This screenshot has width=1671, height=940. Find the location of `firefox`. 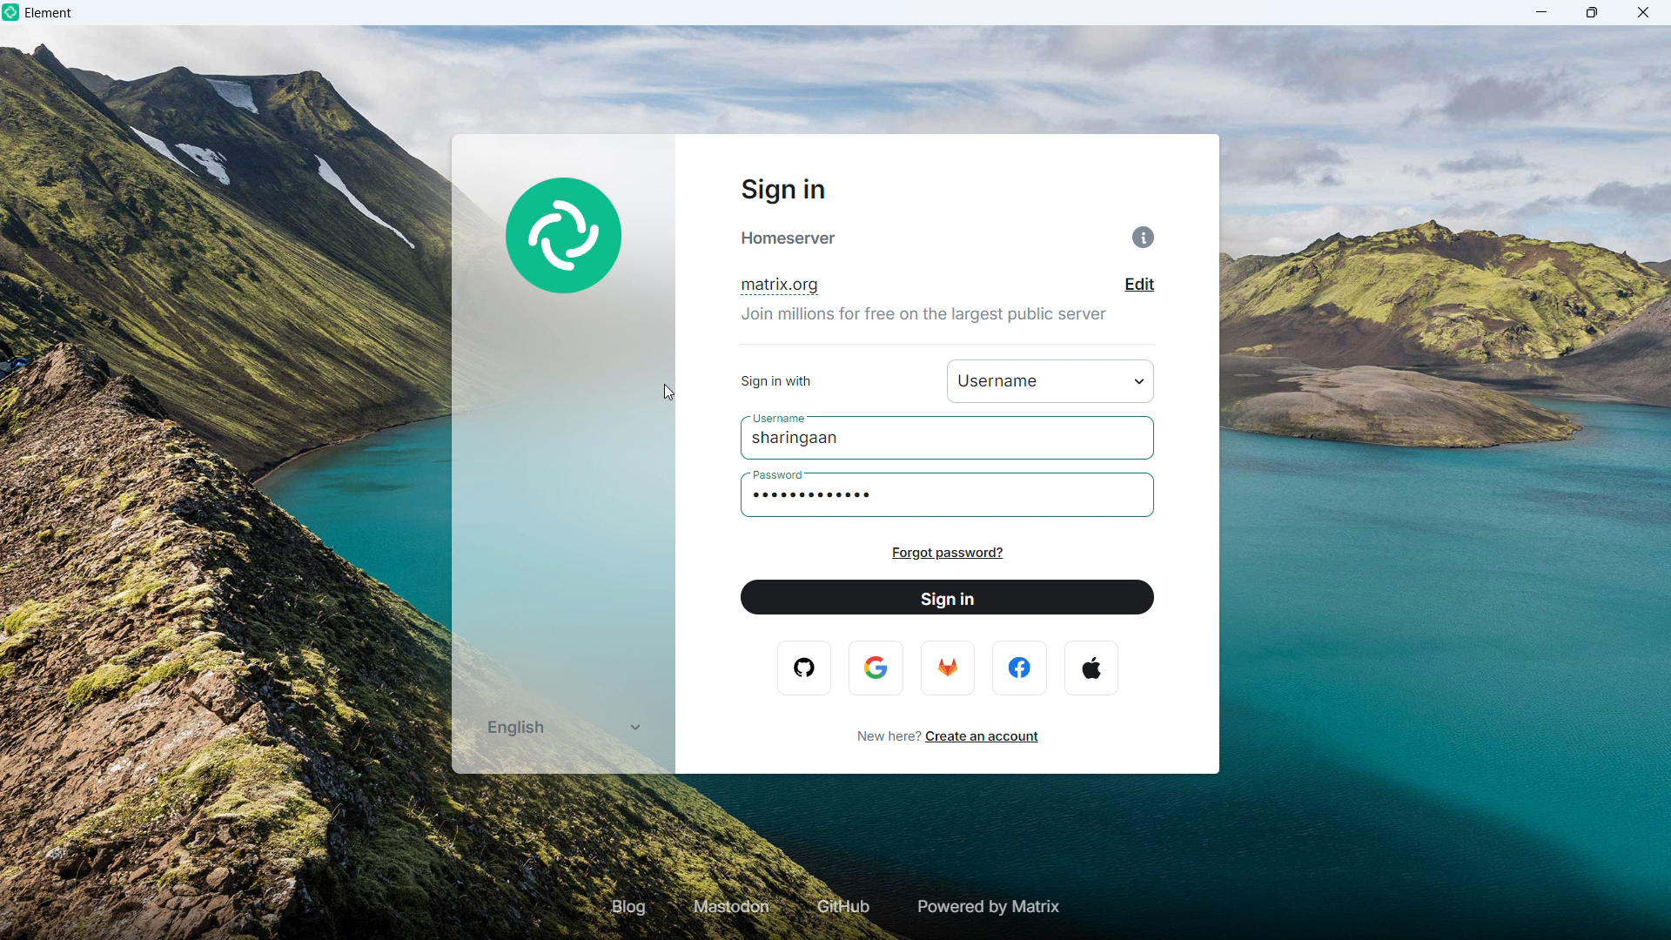

firefox is located at coordinates (946, 667).